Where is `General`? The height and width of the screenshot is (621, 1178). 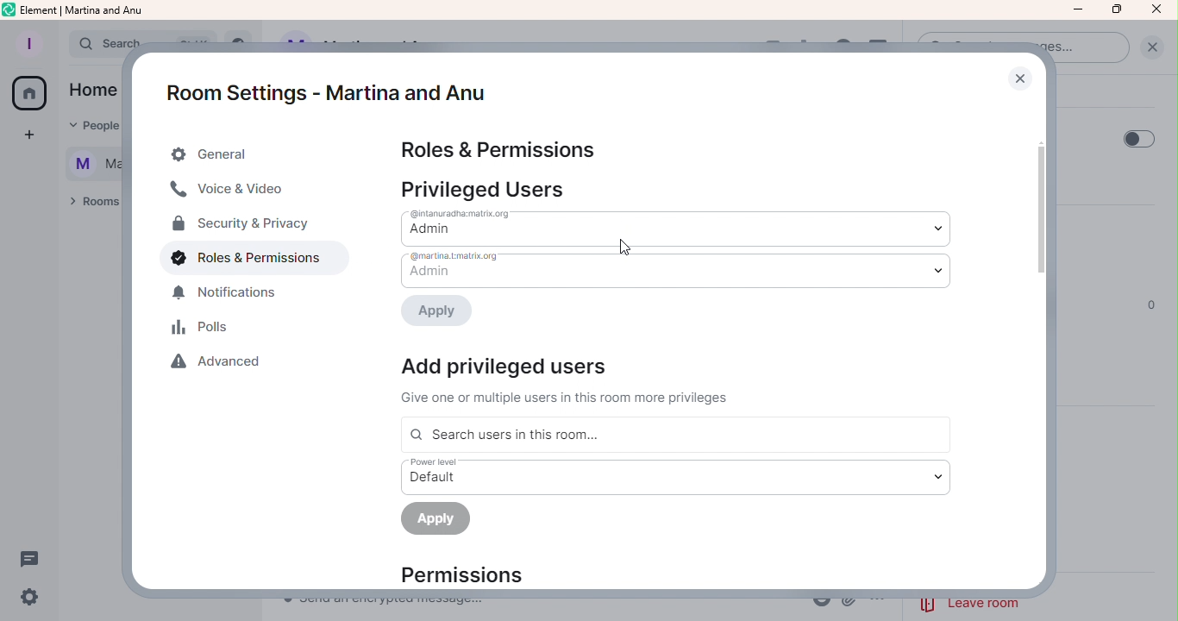
General is located at coordinates (246, 154).